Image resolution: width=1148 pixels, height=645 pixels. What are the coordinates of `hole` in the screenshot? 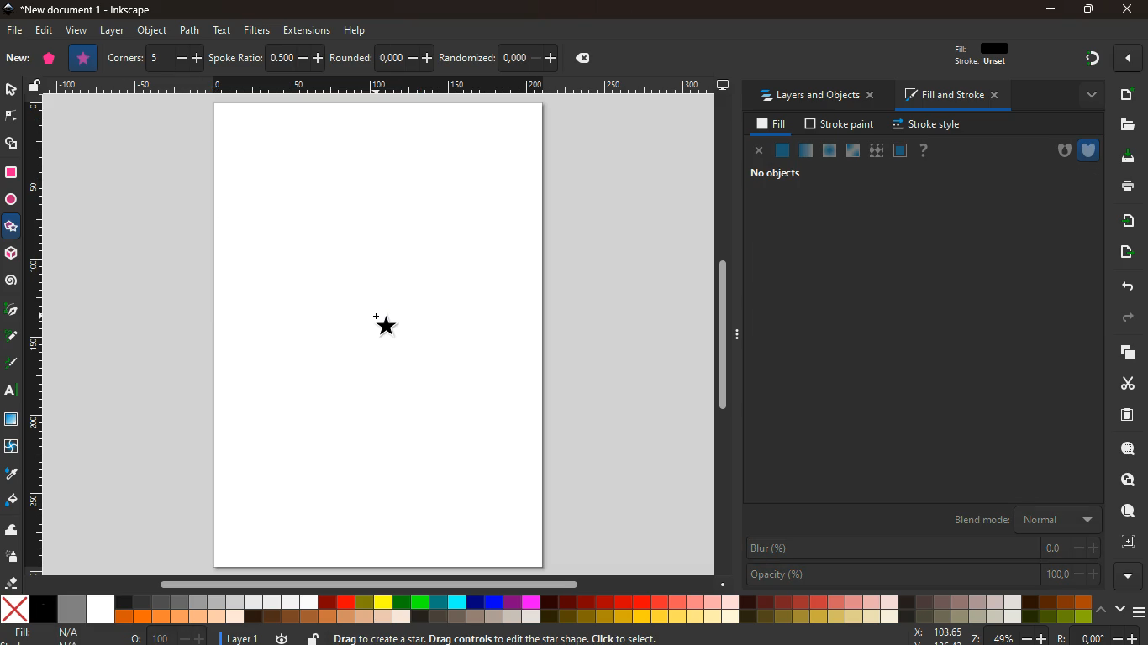 It's located at (1058, 151).